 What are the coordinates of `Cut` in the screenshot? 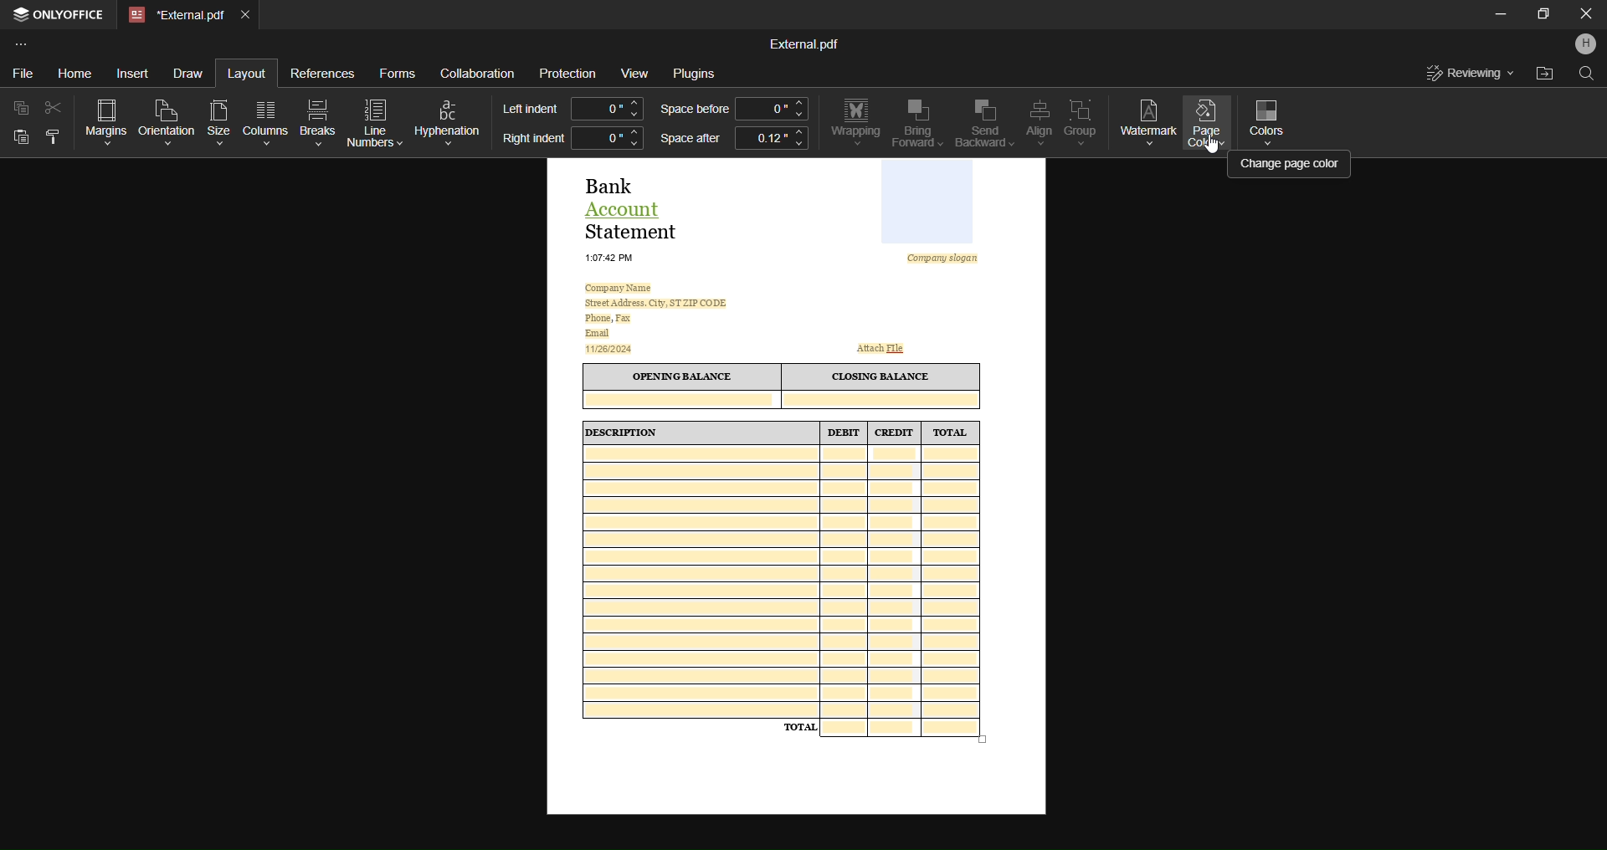 It's located at (51, 106).